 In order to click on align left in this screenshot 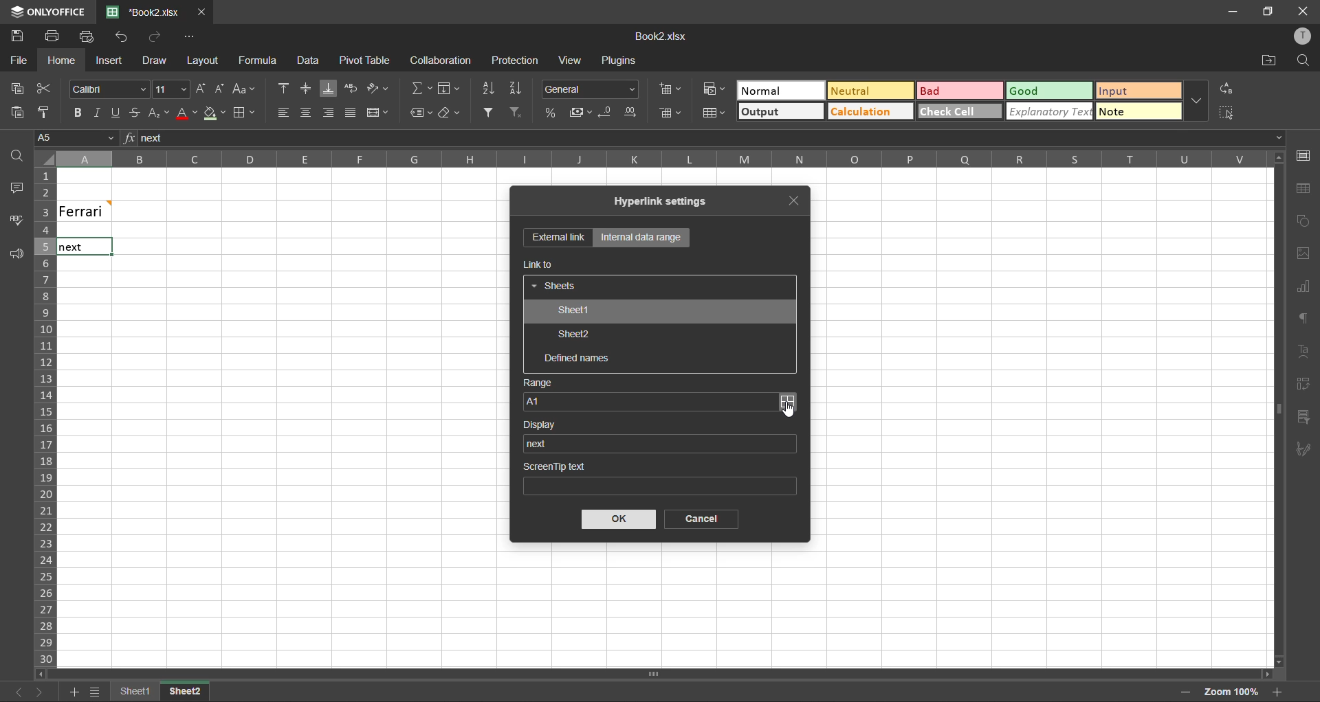, I will do `click(283, 111)`.